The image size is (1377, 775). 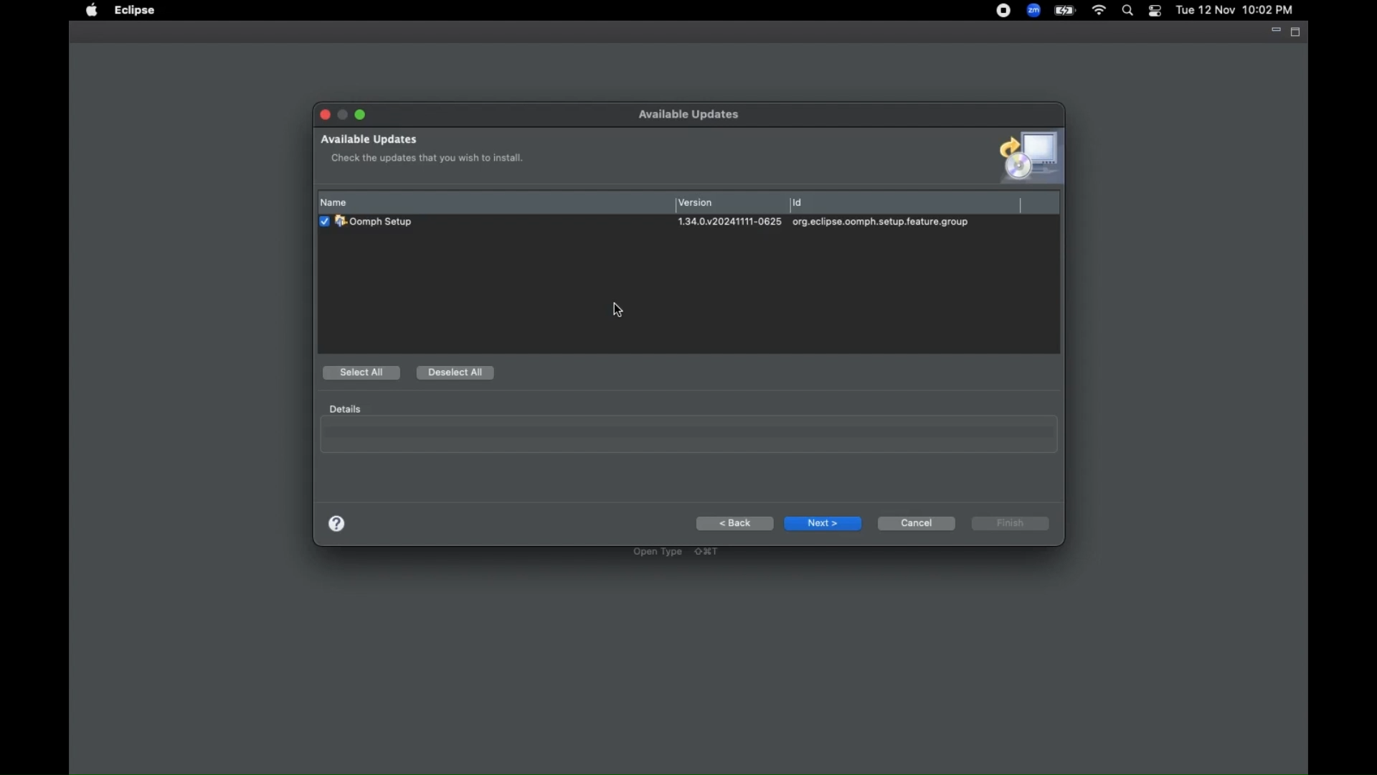 I want to click on Back, so click(x=734, y=524).